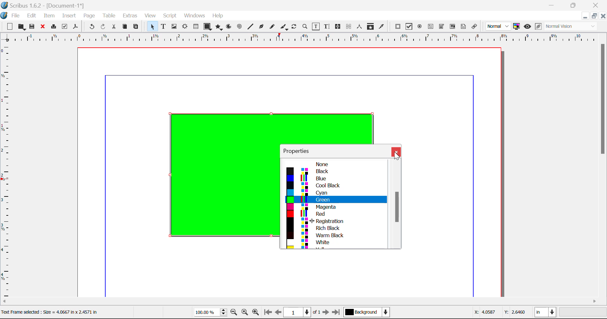  What do you see at coordinates (46, 4) in the screenshot?
I see `Scribus 1.62 - [Document-1*]` at bounding box center [46, 4].